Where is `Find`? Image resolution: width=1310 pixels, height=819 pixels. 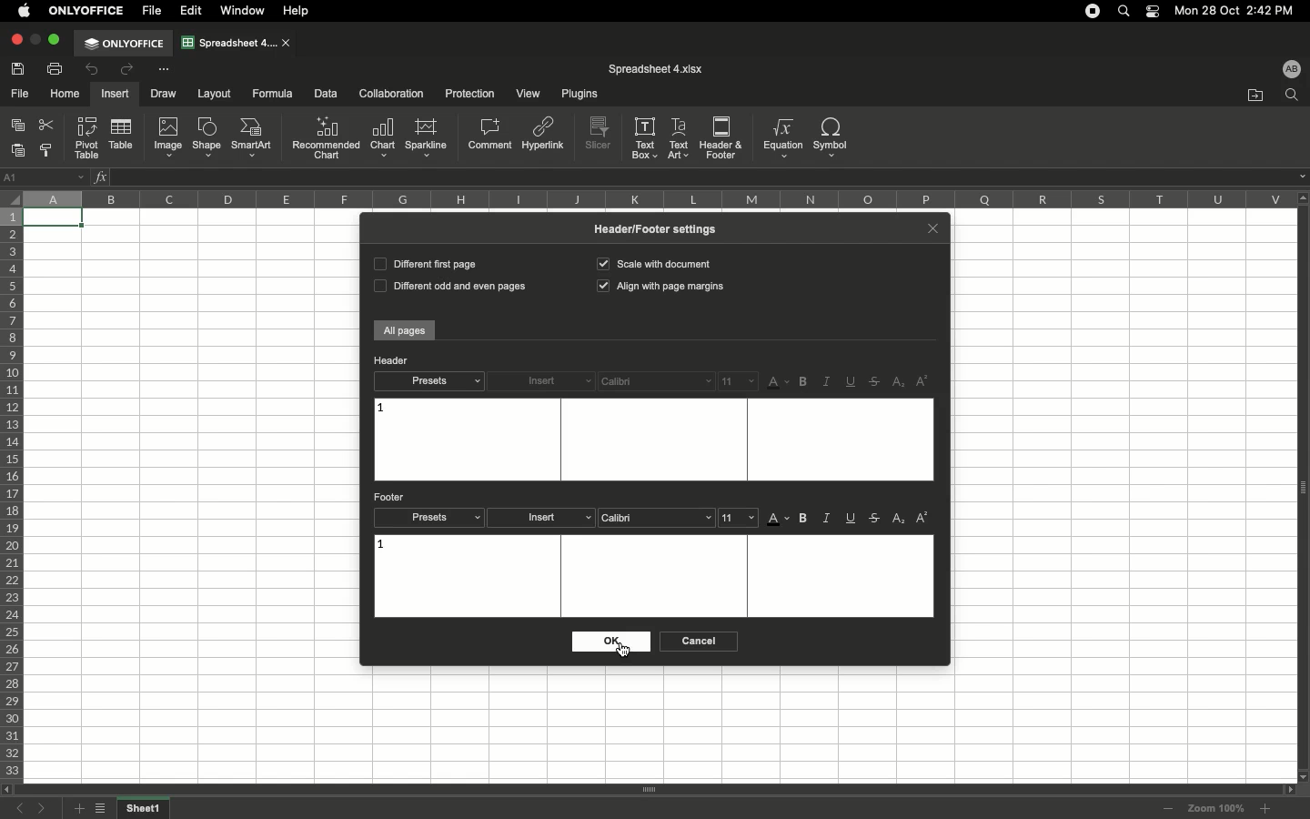 Find is located at coordinates (1291, 96).